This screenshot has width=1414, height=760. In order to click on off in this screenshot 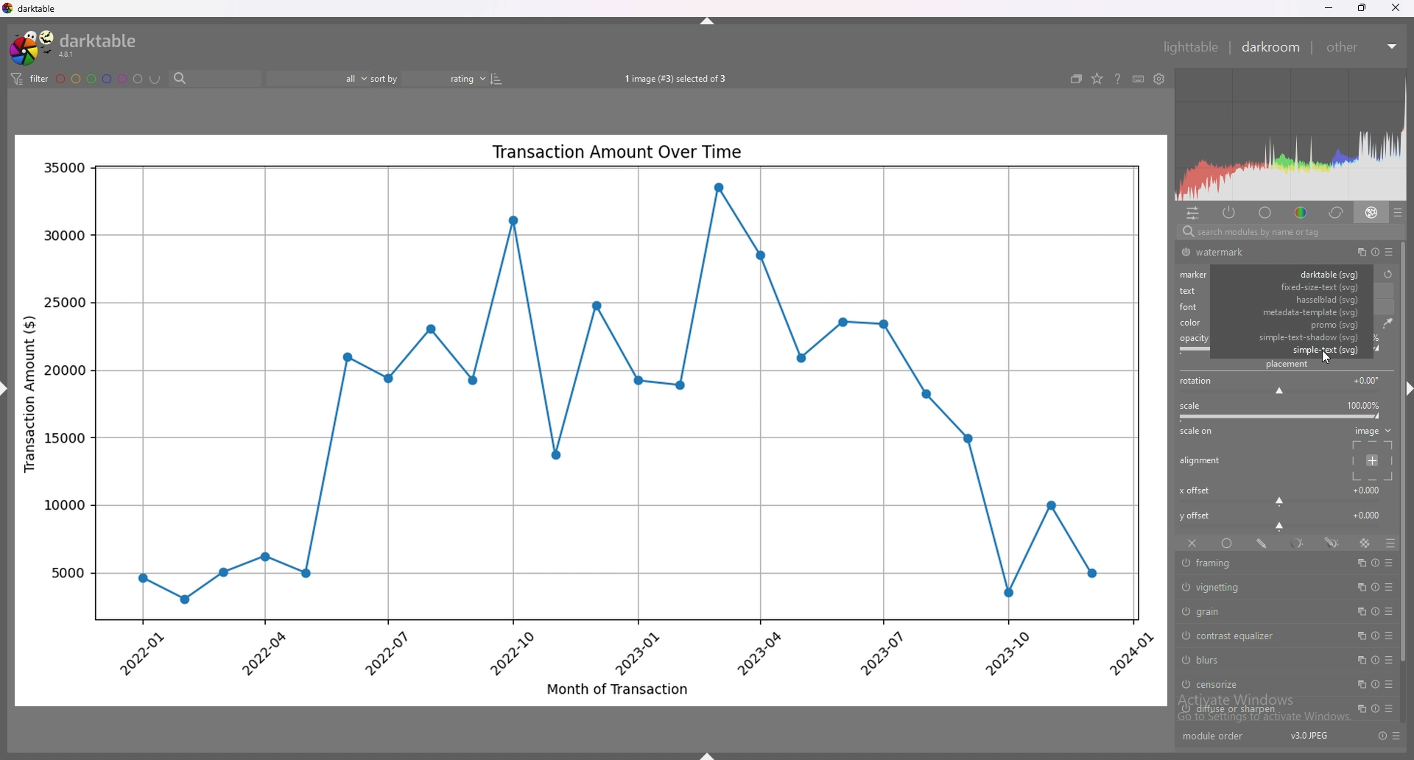, I will do `click(1191, 544)`.